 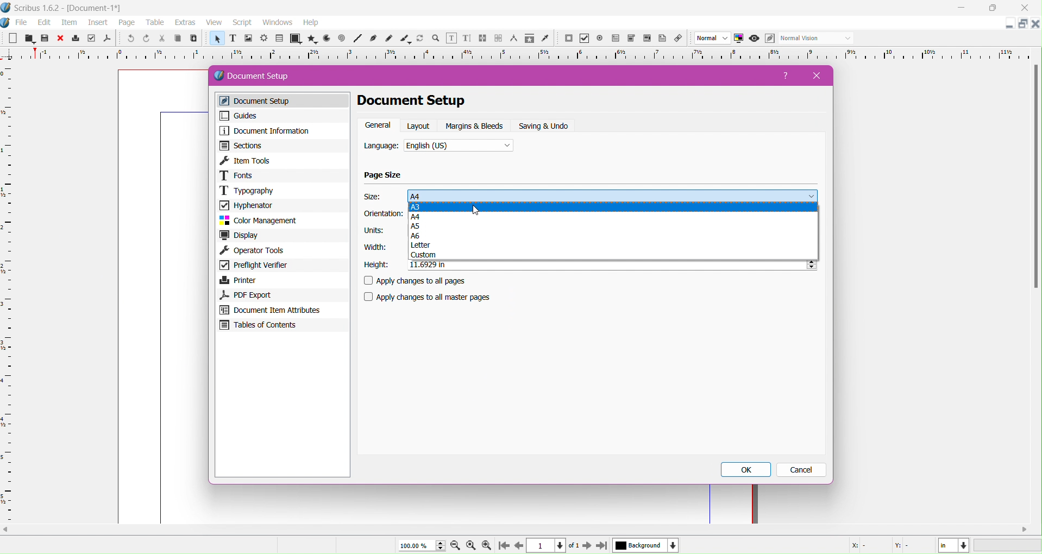 What do you see at coordinates (8, 293) in the screenshot?
I see `Ruler` at bounding box center [8, 293].